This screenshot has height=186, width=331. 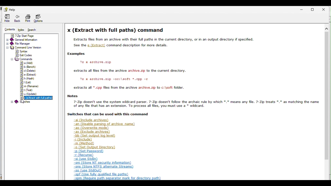 What do you see at coordinates (104, 124) in the screenshot?
I see `an` at bounding box center [104, 124].